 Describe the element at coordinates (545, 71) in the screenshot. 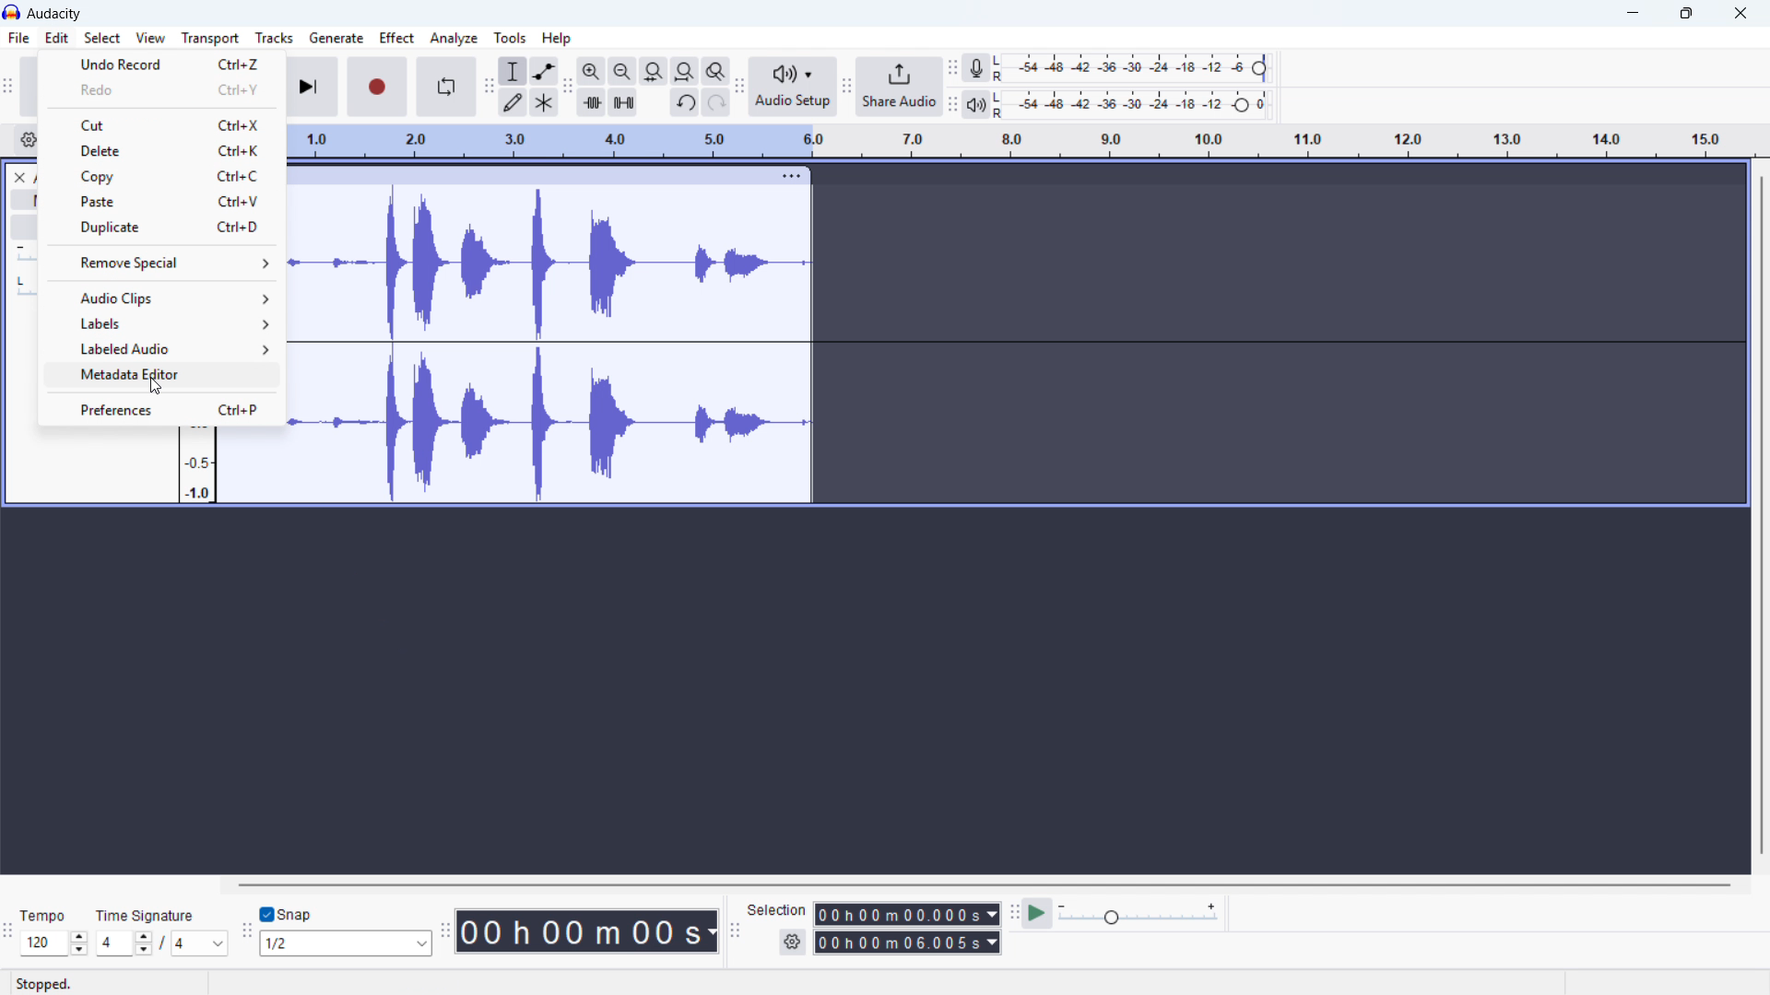

I see `envelop tool` at that location.